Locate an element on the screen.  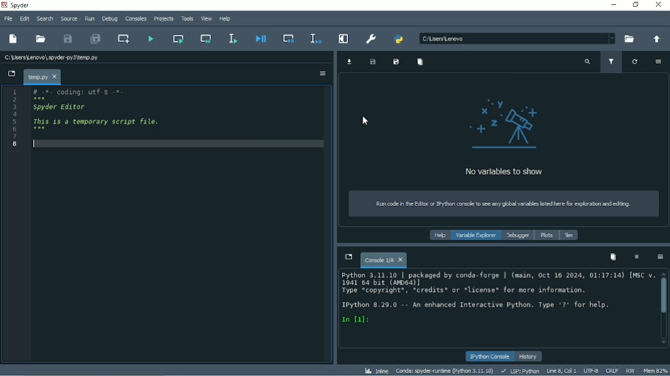
Serial numbers is located at coordinates (15, 119).